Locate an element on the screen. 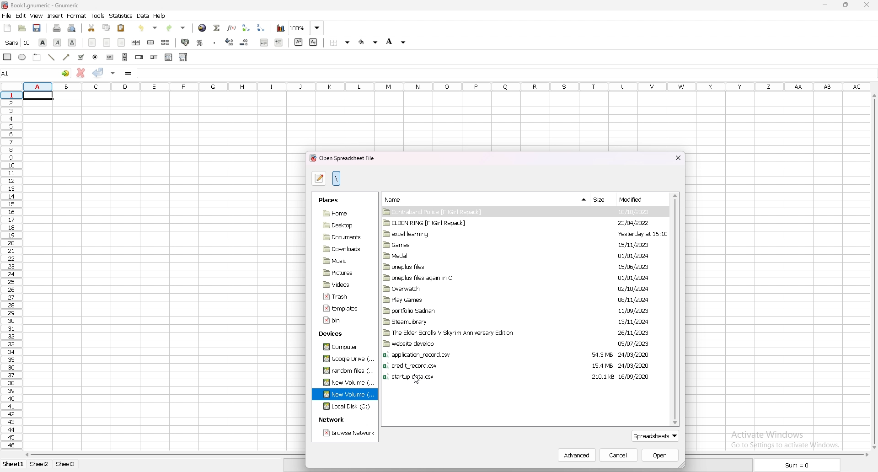  file is located at coordinates (6, 16).